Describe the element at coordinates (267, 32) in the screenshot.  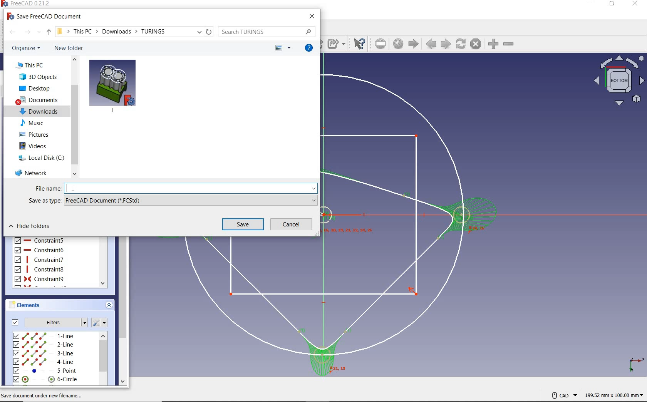
I see `search TURINGS` at that location.